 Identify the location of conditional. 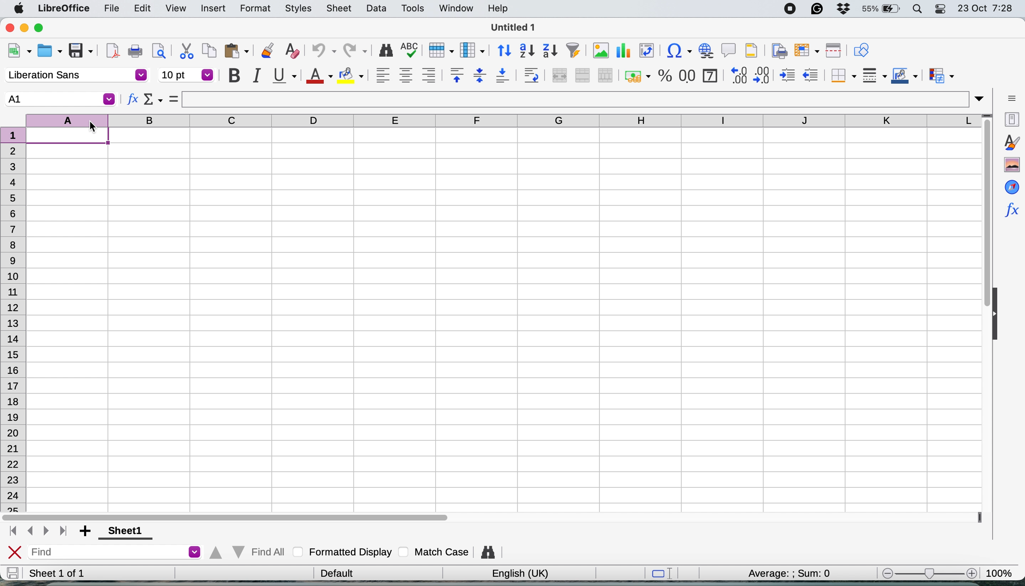
(938, 74).